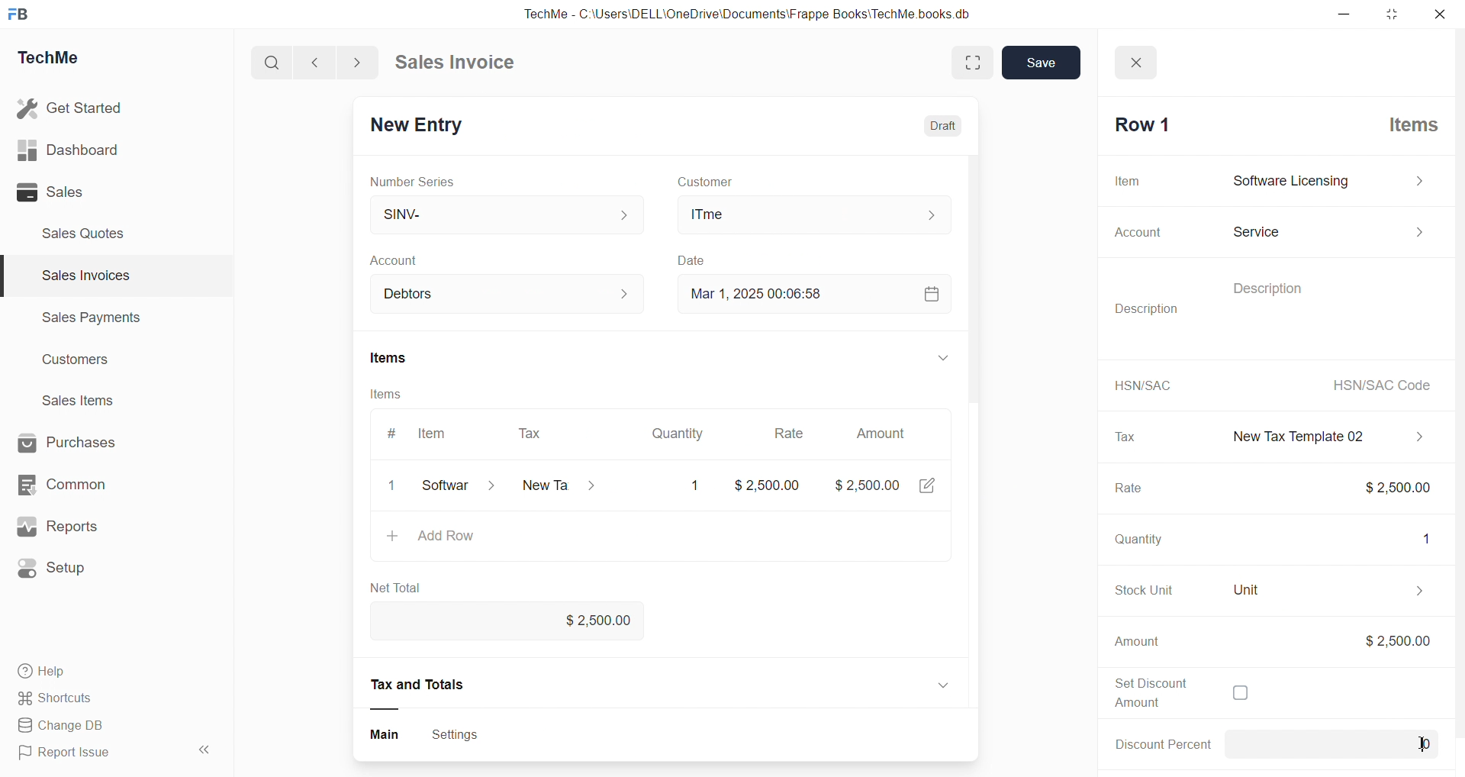 The image size is (1465, 777). Describe the element at coordinates (1319, 590) in the screenshot. I see `Unit` at that location.